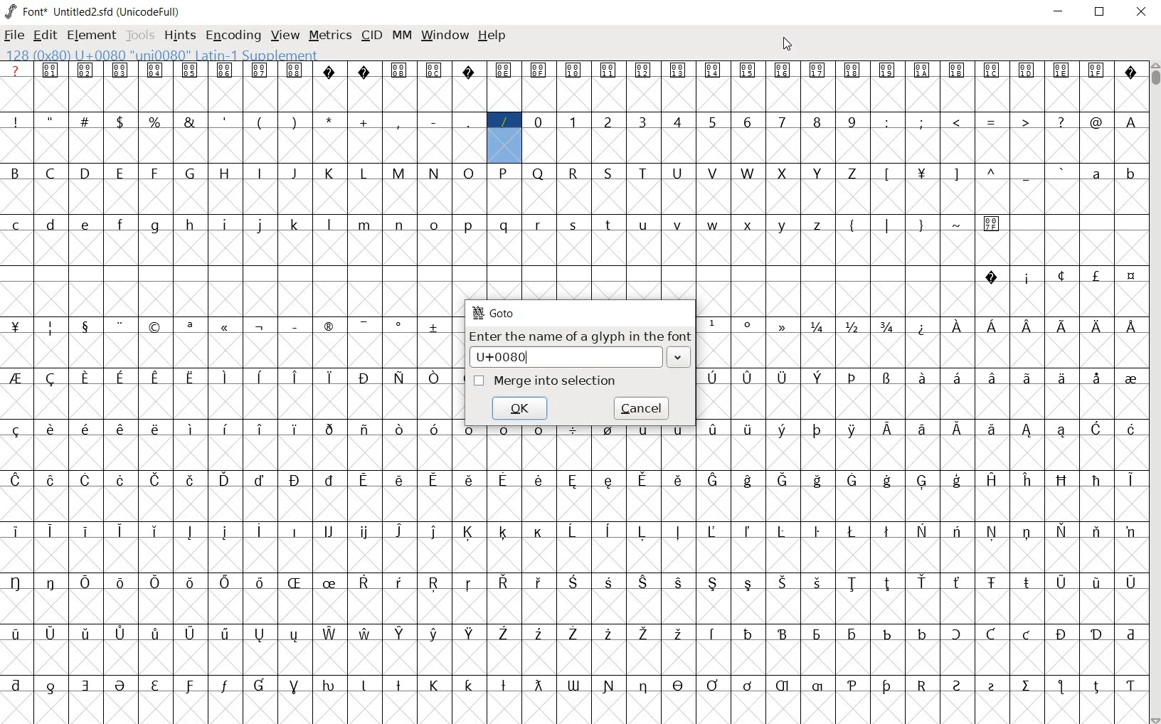 Image resolution: width=1161 pixels, height=724 pixels. I want to click on glyph, so click(120, 224).